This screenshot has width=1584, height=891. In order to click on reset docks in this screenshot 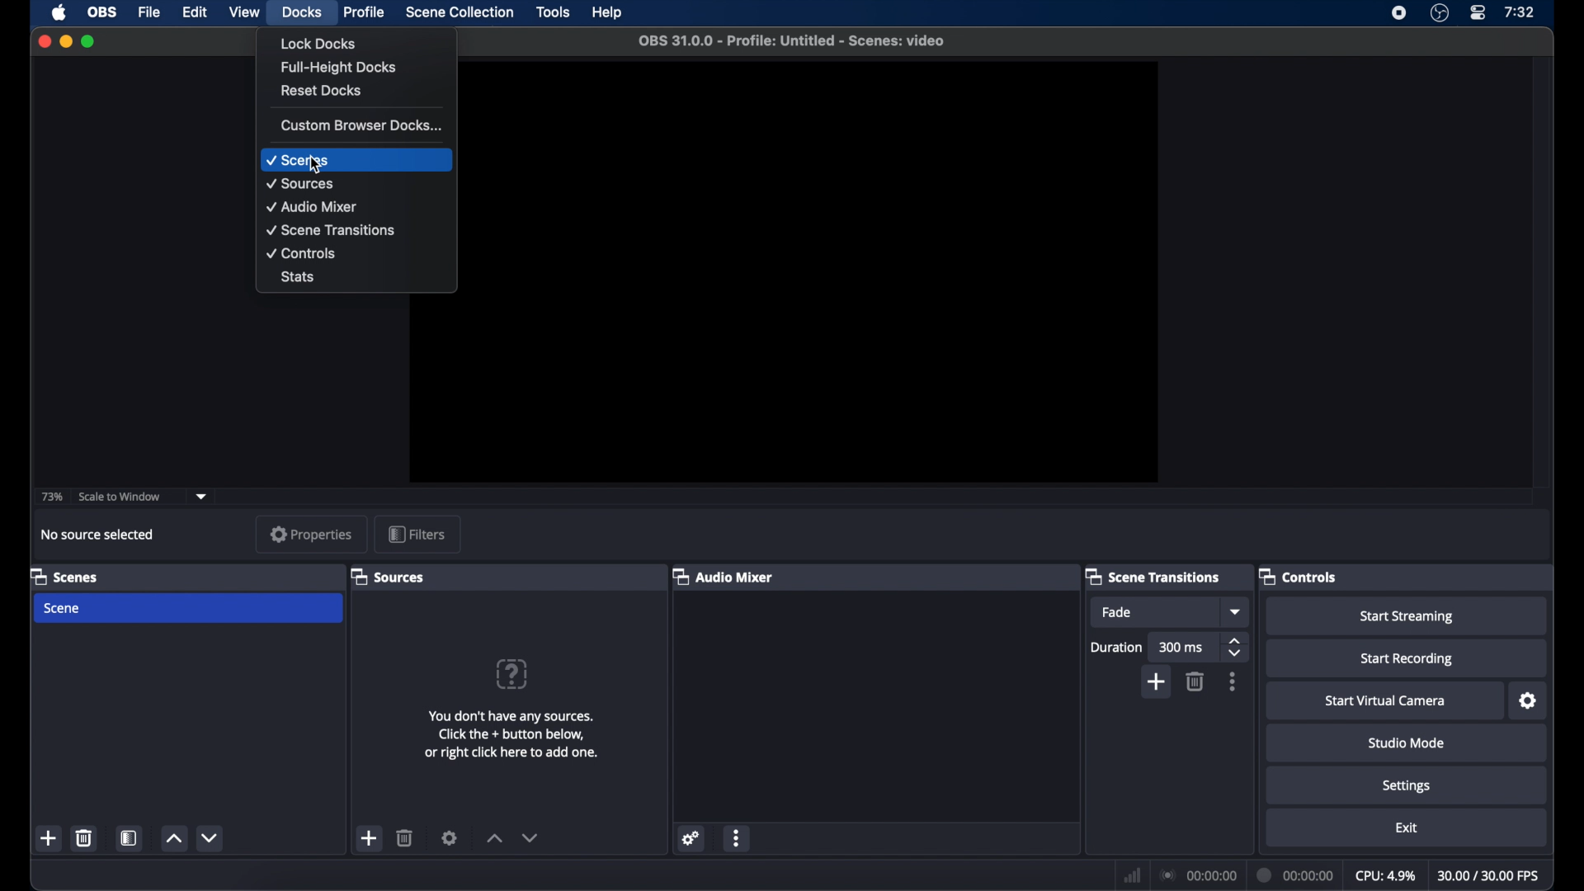, I will do `click(322, 91)`.